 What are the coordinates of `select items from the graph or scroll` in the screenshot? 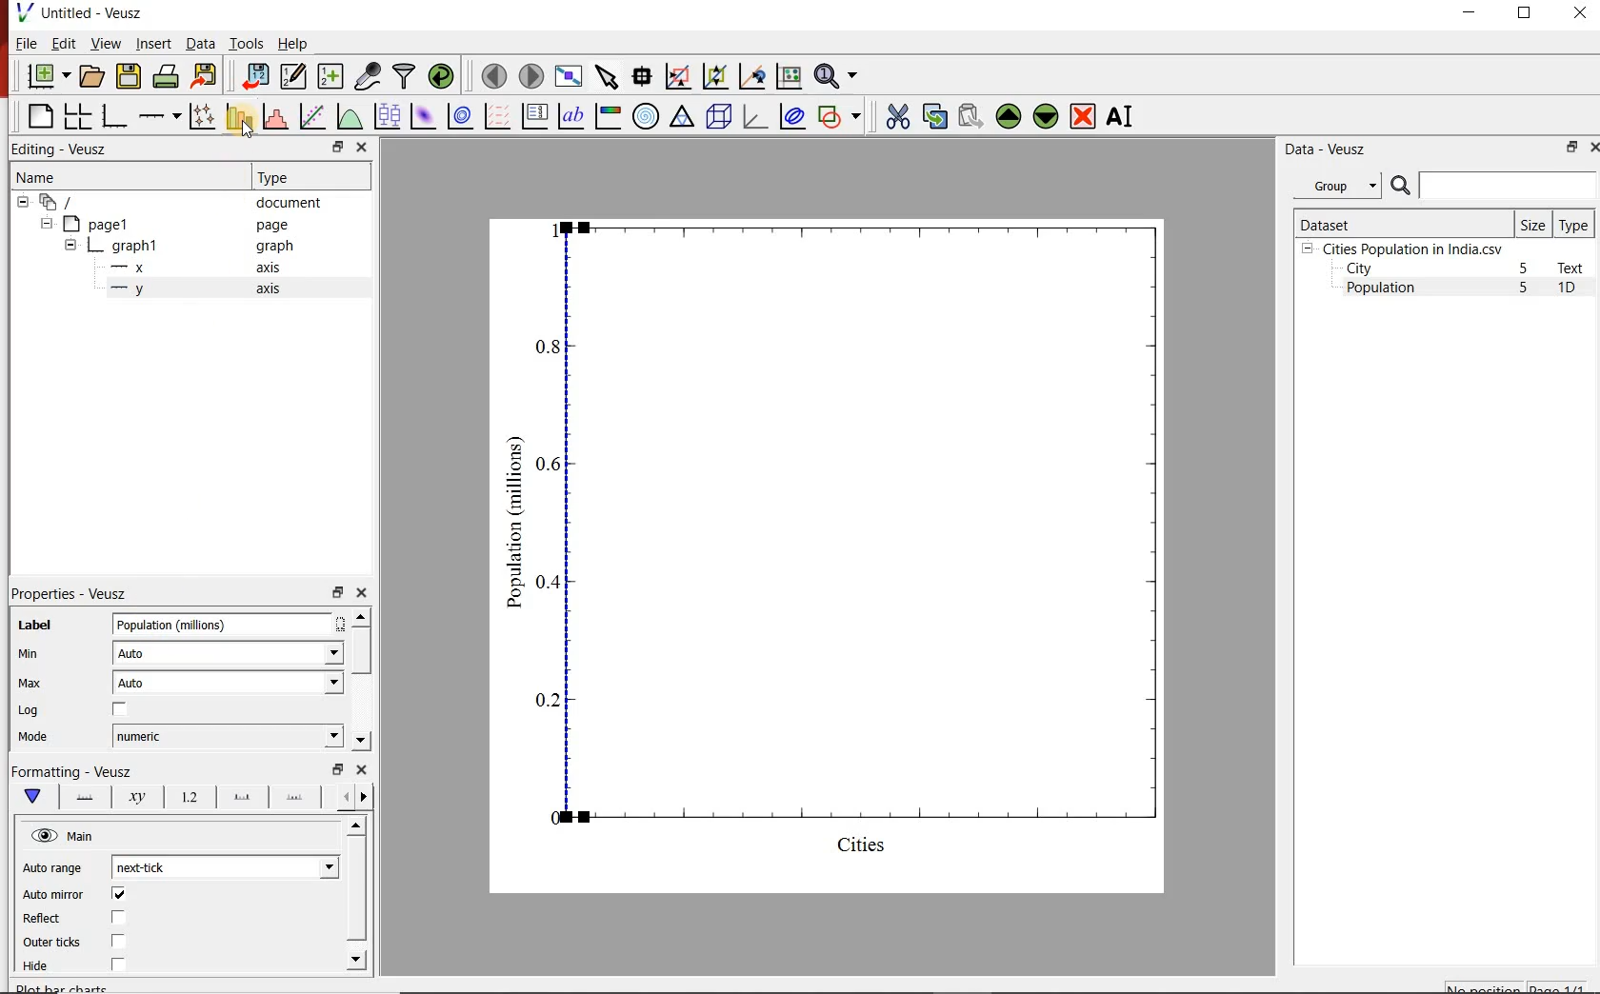 It's located at (606, 75).